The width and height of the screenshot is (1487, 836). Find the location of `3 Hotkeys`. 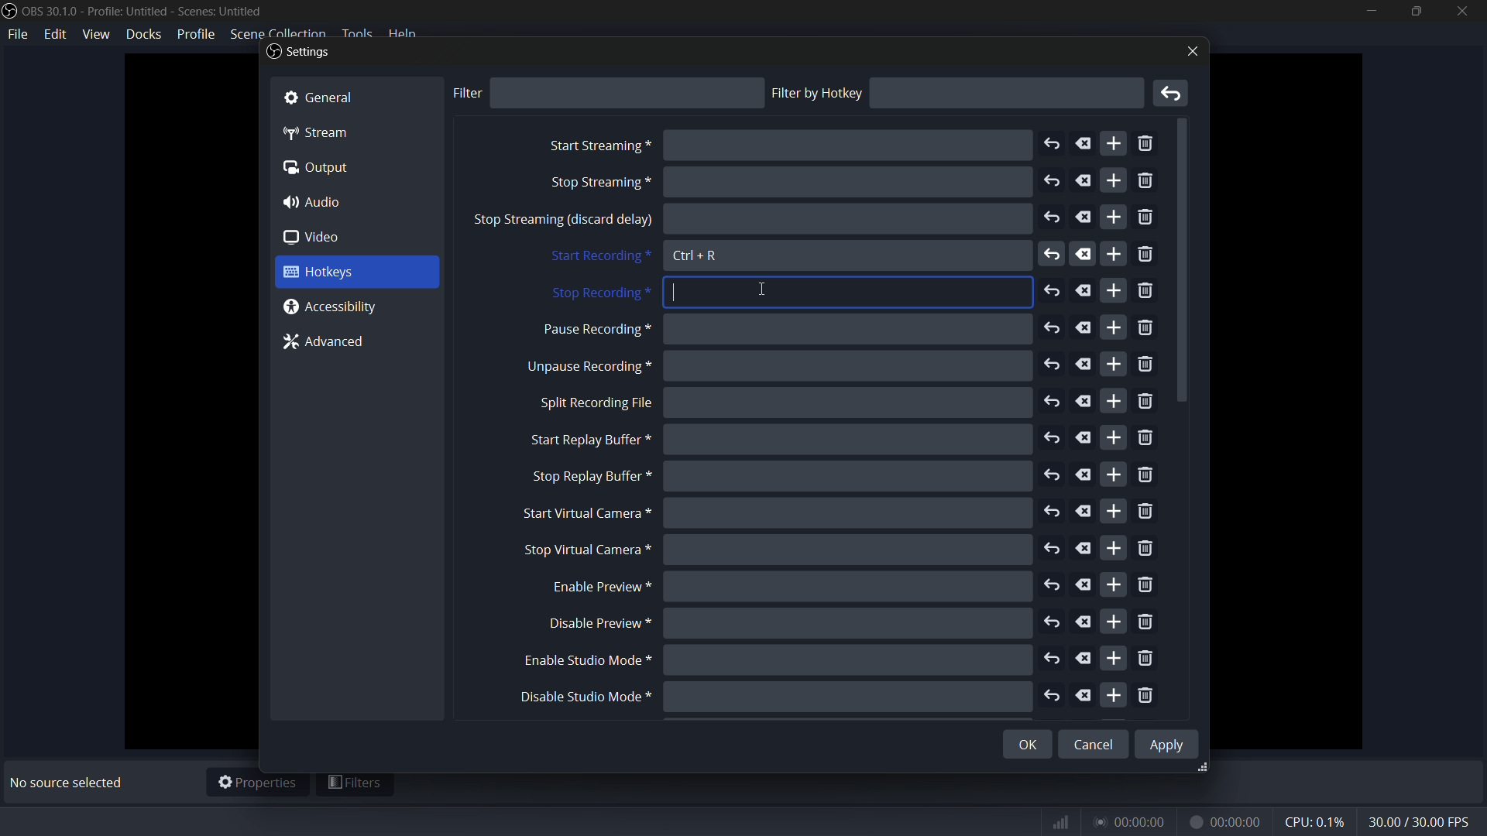

3 Hotkeys is located at coordinates (342, 272).